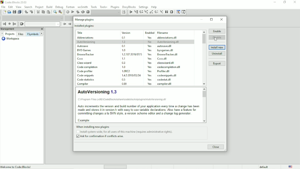 This screenshot has height=169, width=300. I want to click on Version, so click(127, 33).